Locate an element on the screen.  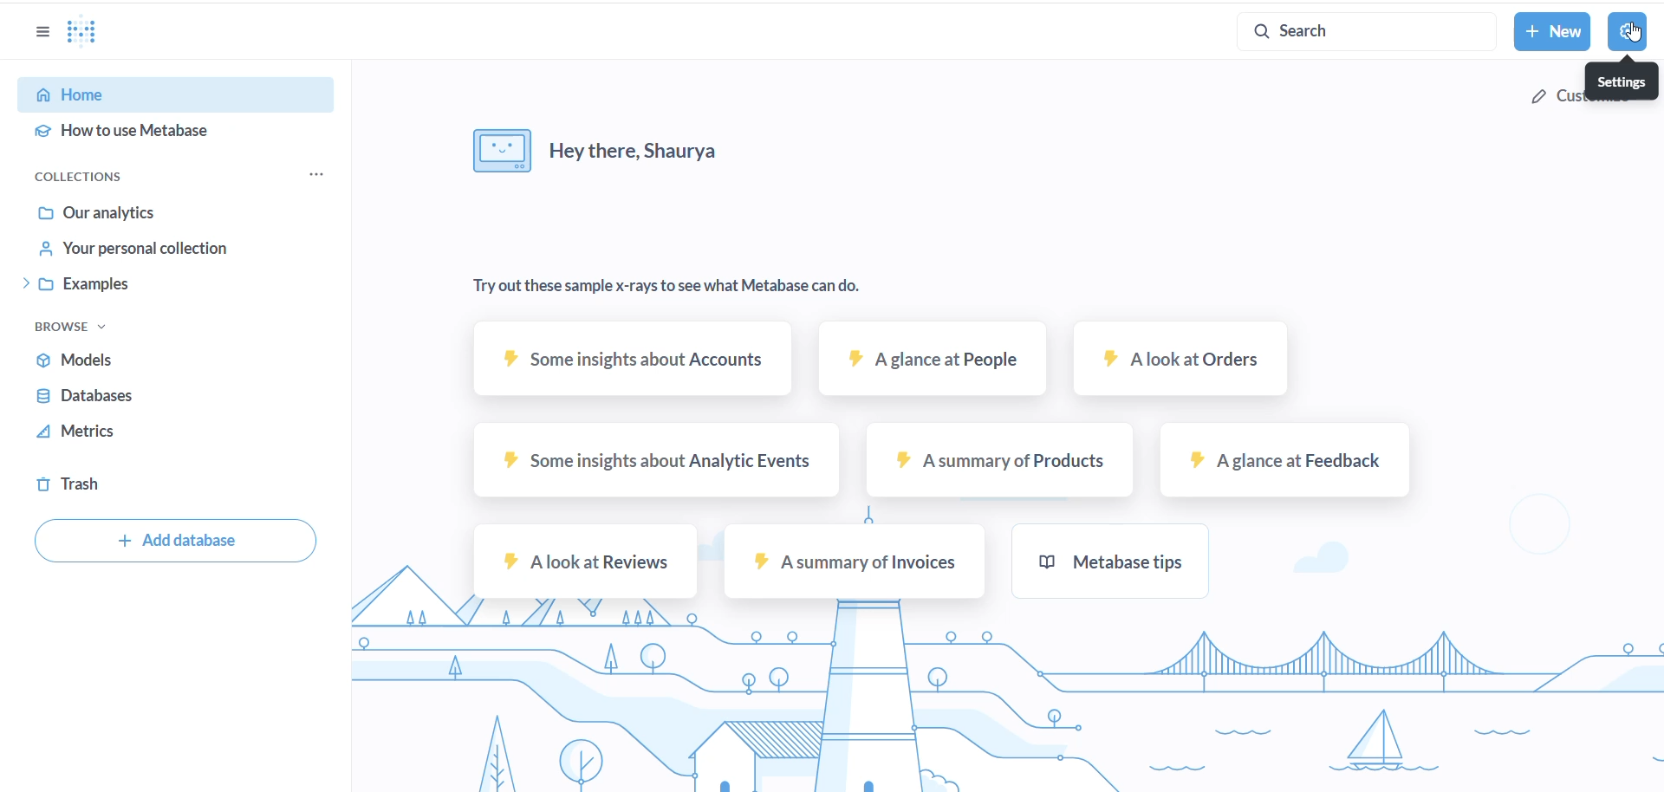
some insights about account sample is located at coordinates (634, 365).